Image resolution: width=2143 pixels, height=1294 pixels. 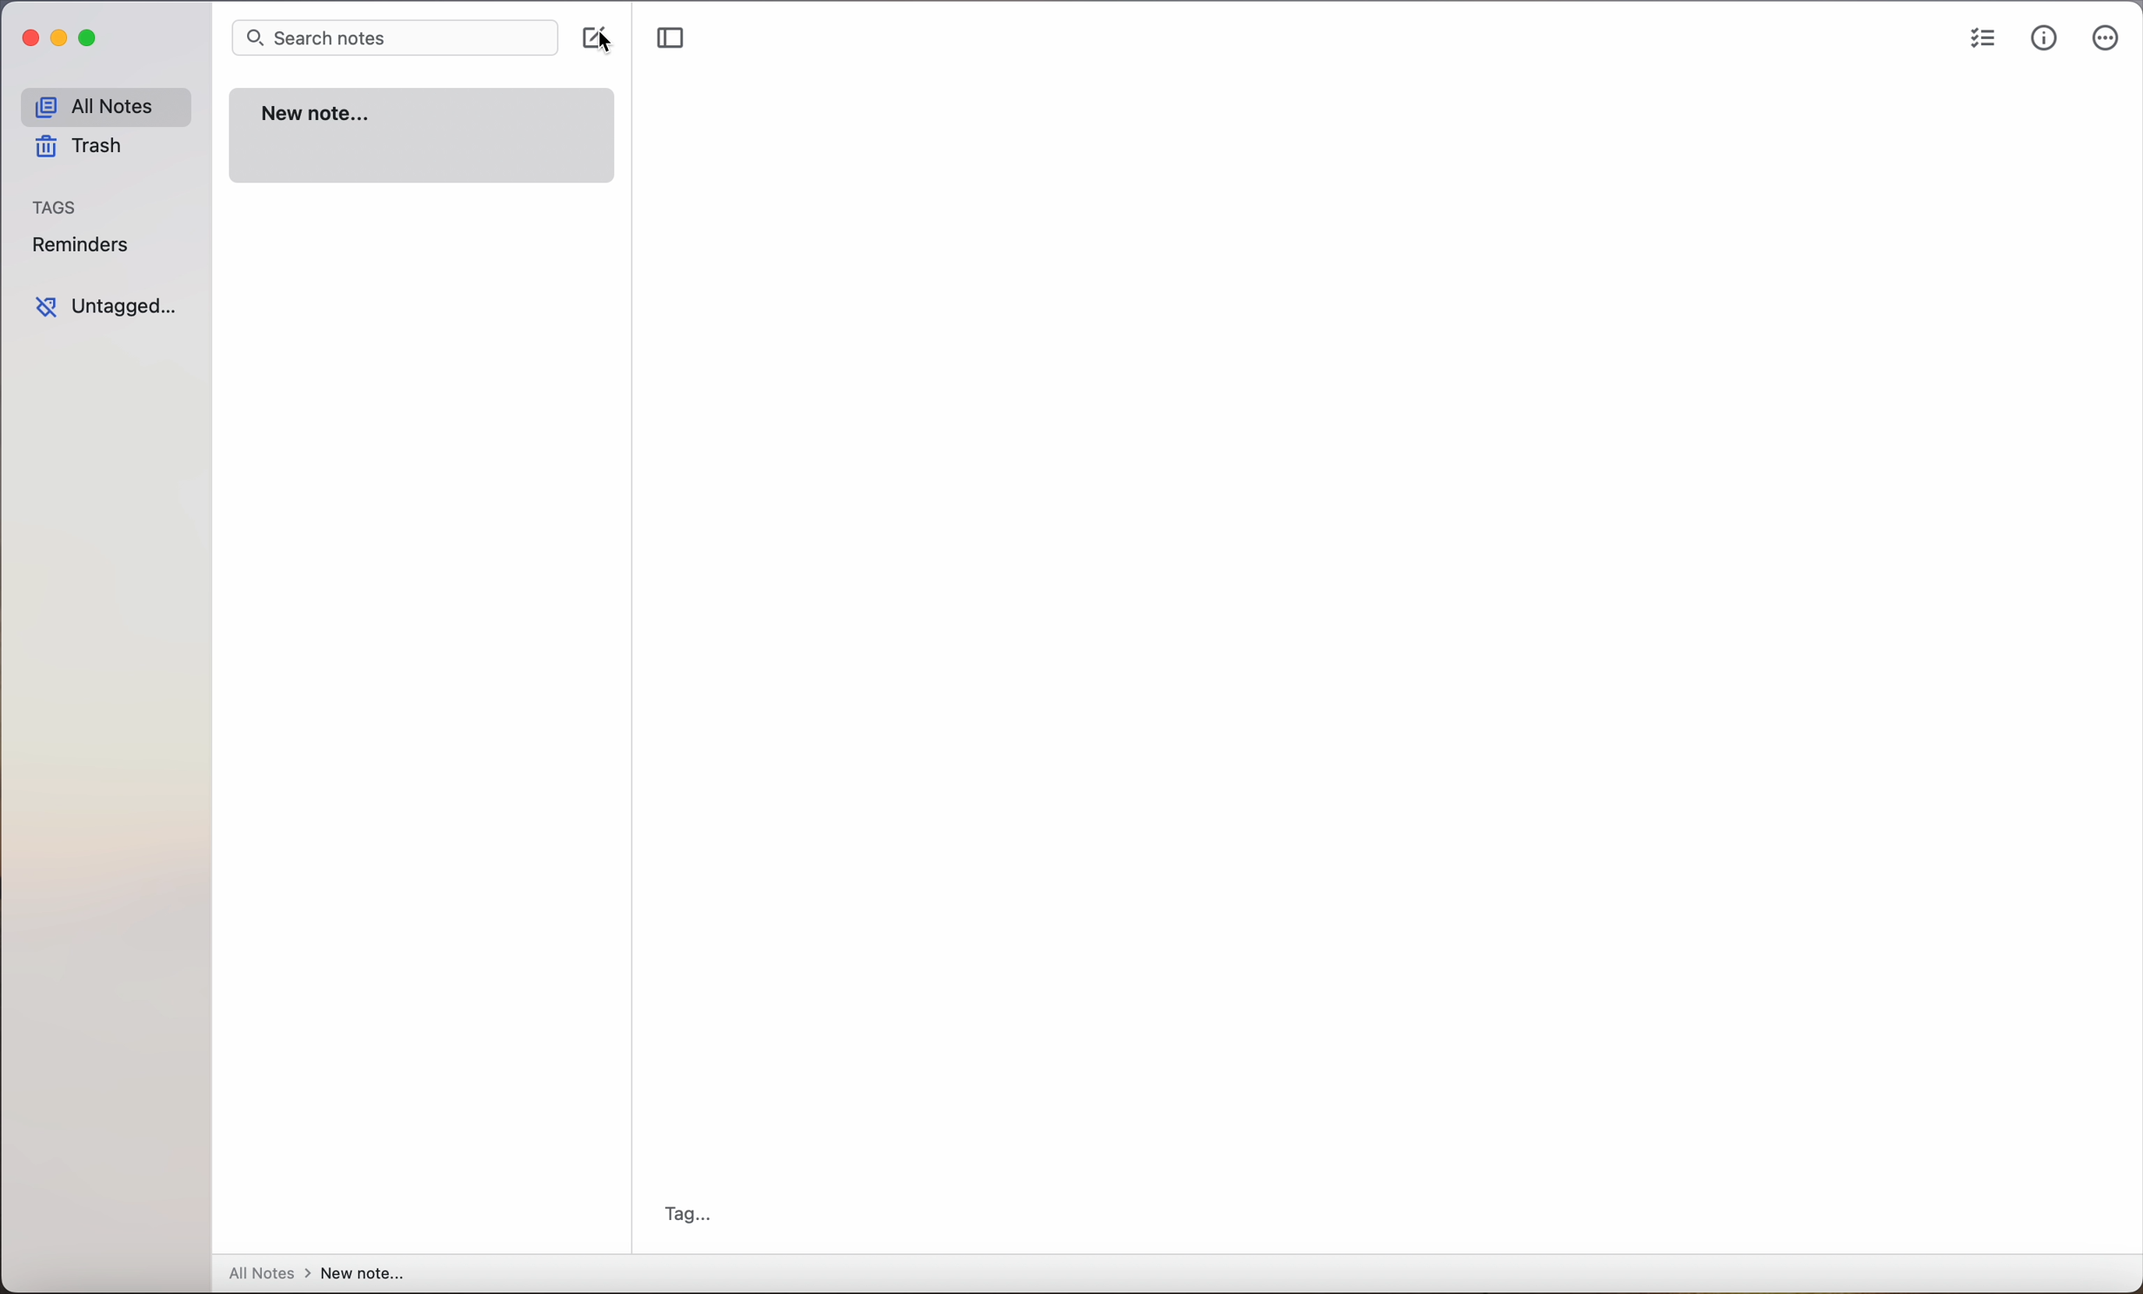 I want to click on trash, so click(x=77, y=150).